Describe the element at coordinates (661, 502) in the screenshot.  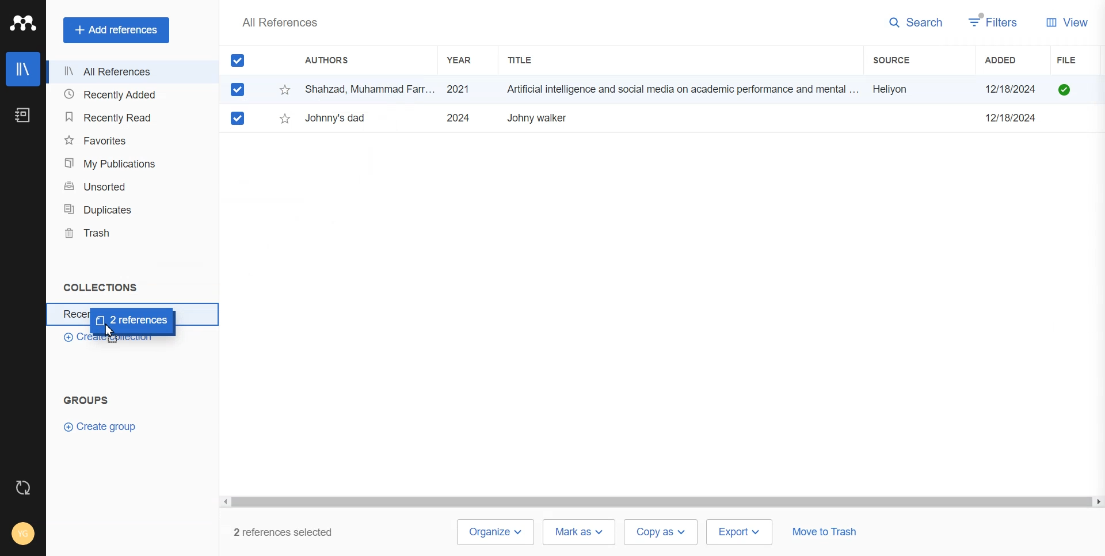
I see `scrollbar` at that location.